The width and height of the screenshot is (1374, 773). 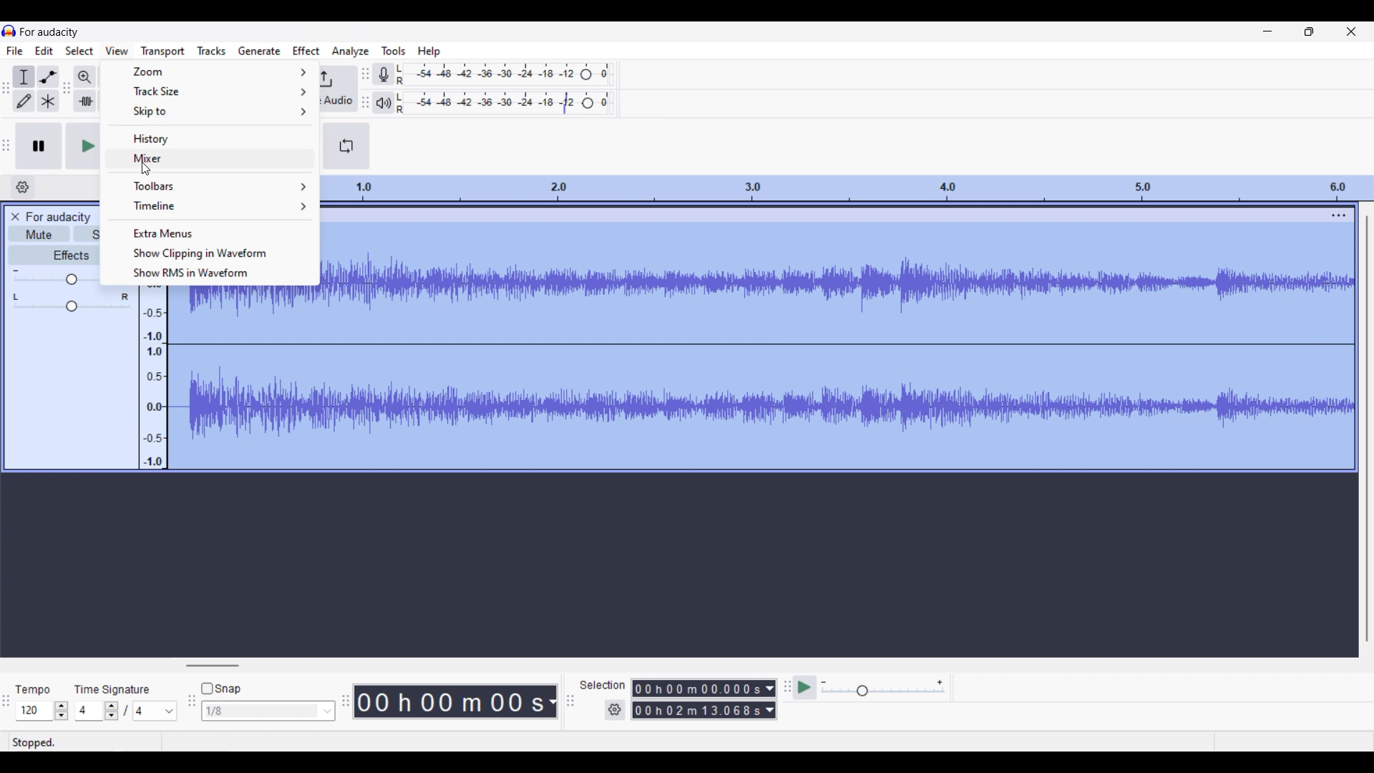 I want to click on Trim audio outside selection, so click(x=85, y=101).